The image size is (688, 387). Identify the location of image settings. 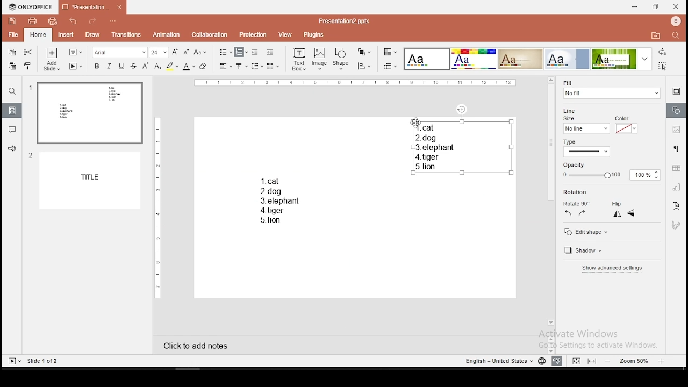
(676, 129).